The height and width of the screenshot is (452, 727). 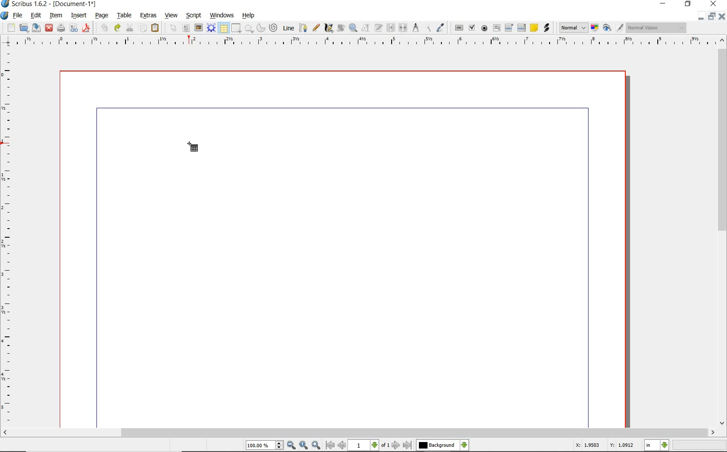 What do you see at coordinates (187, 29) in the screenshot?
I see `text frame` at bounding box center [187, 29].